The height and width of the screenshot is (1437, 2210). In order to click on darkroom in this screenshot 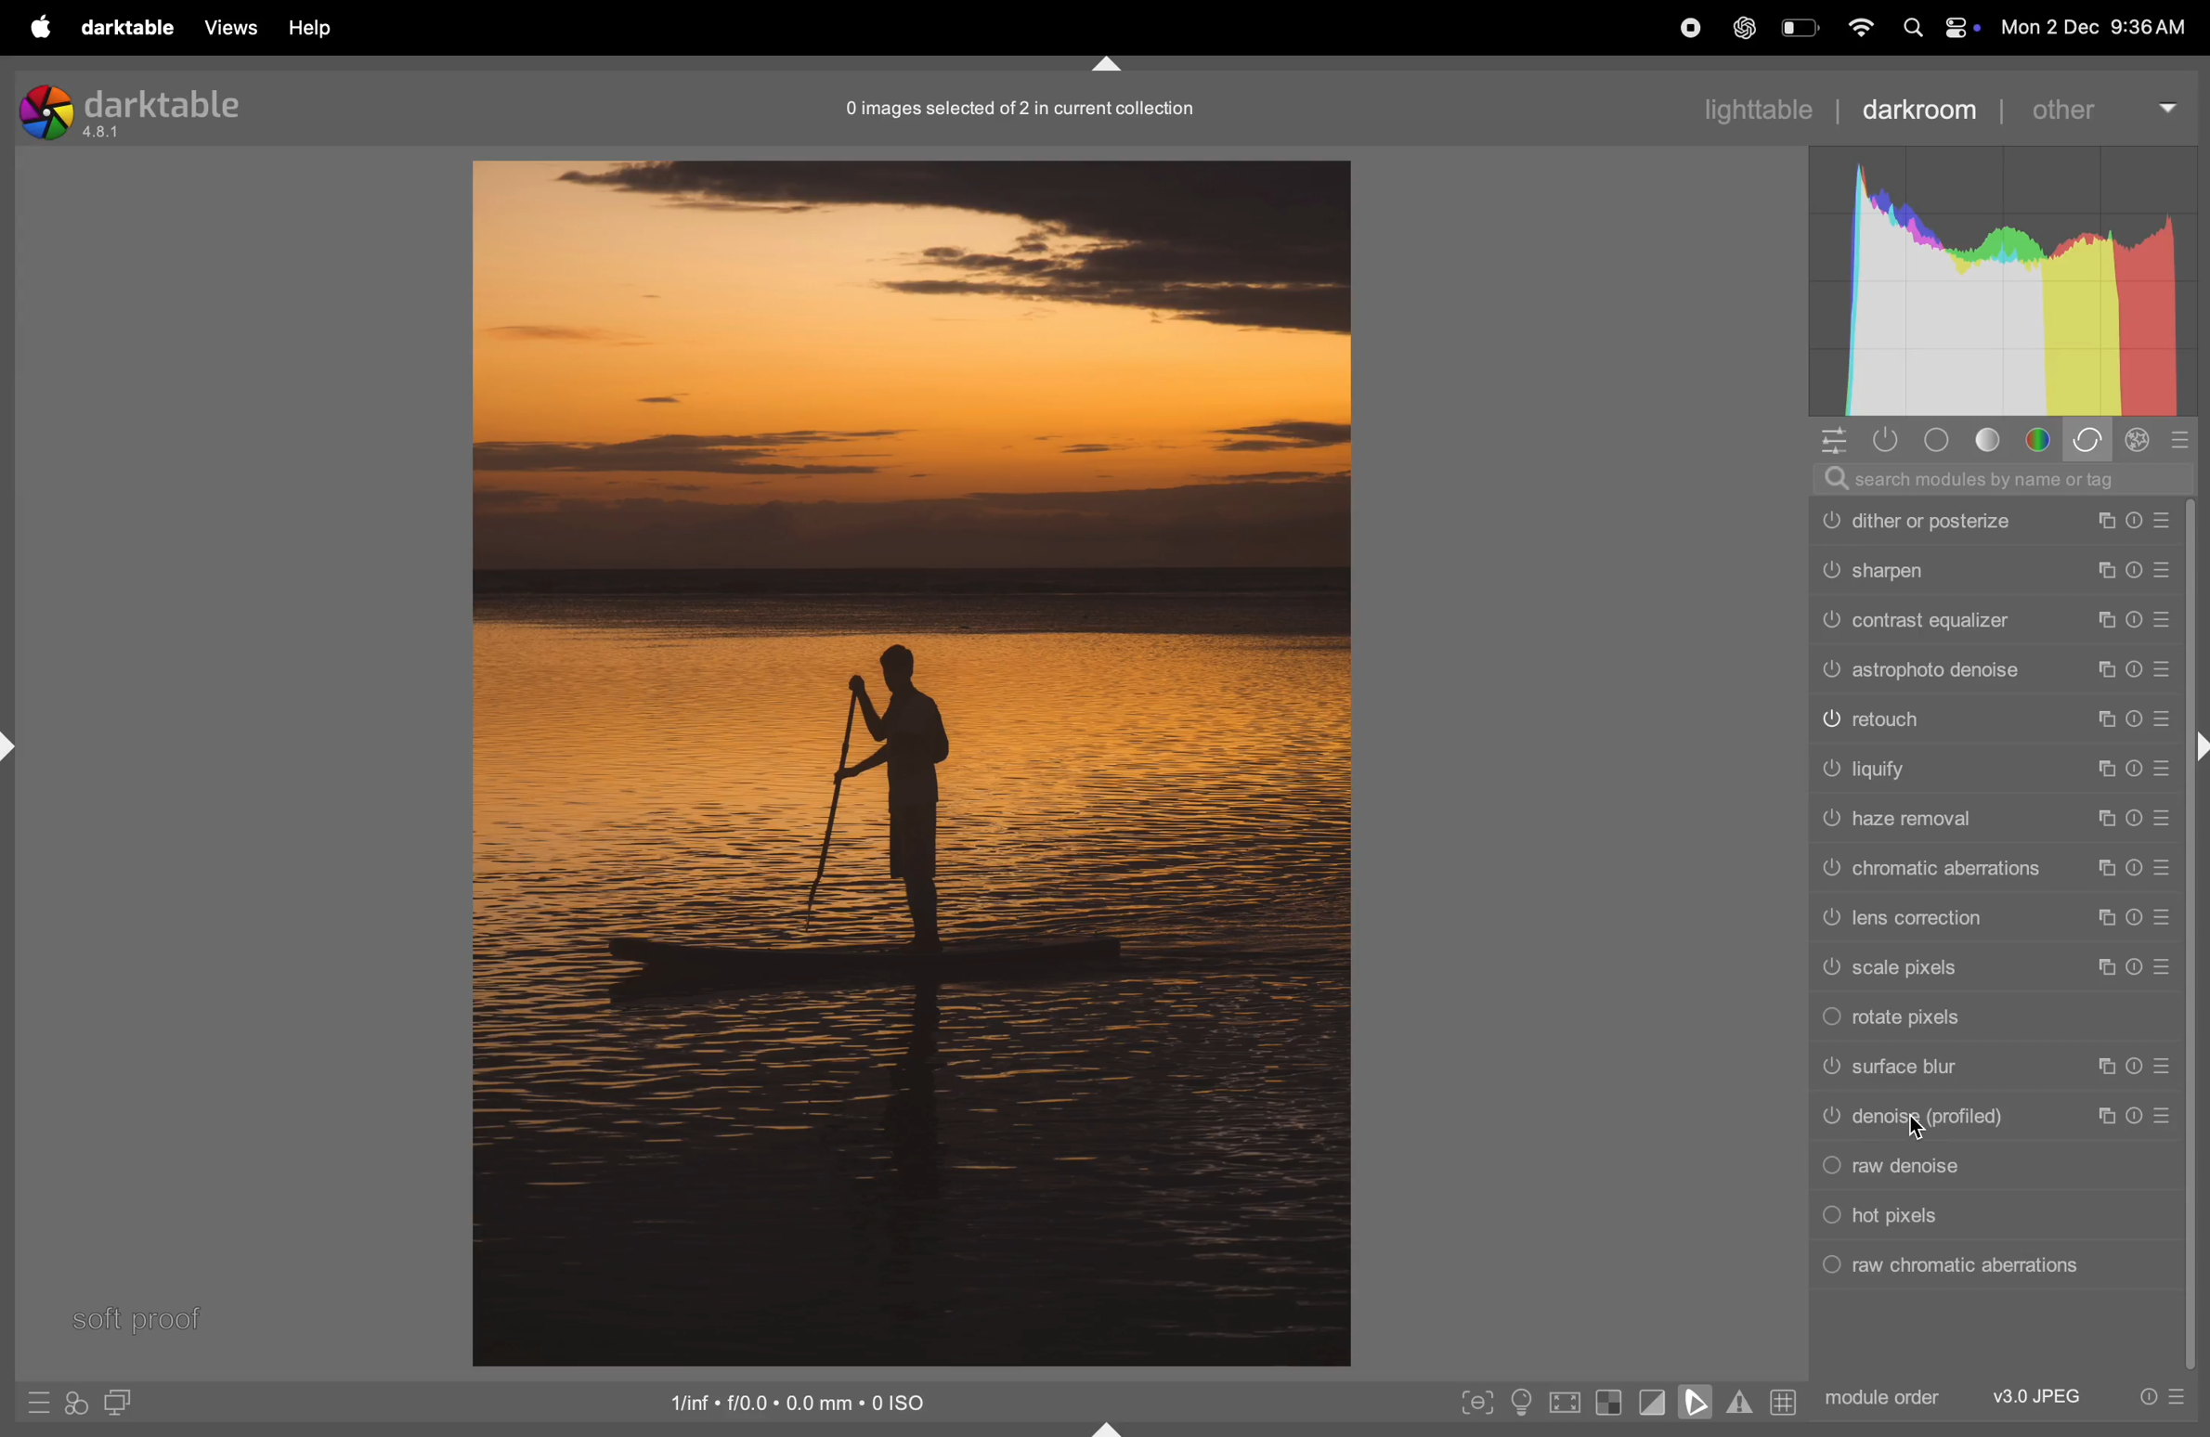, I will do `click(1931, 106)`.